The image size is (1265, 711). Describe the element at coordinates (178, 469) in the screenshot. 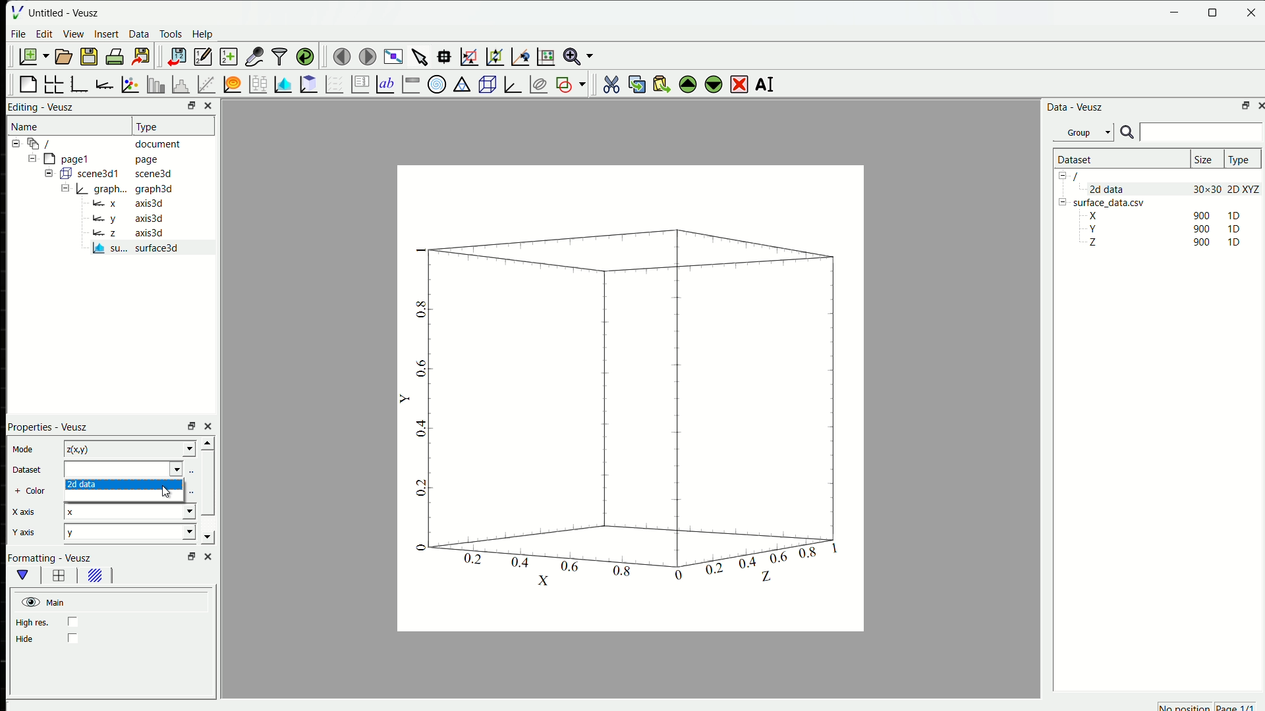

I see `Drop-down ` at that location.